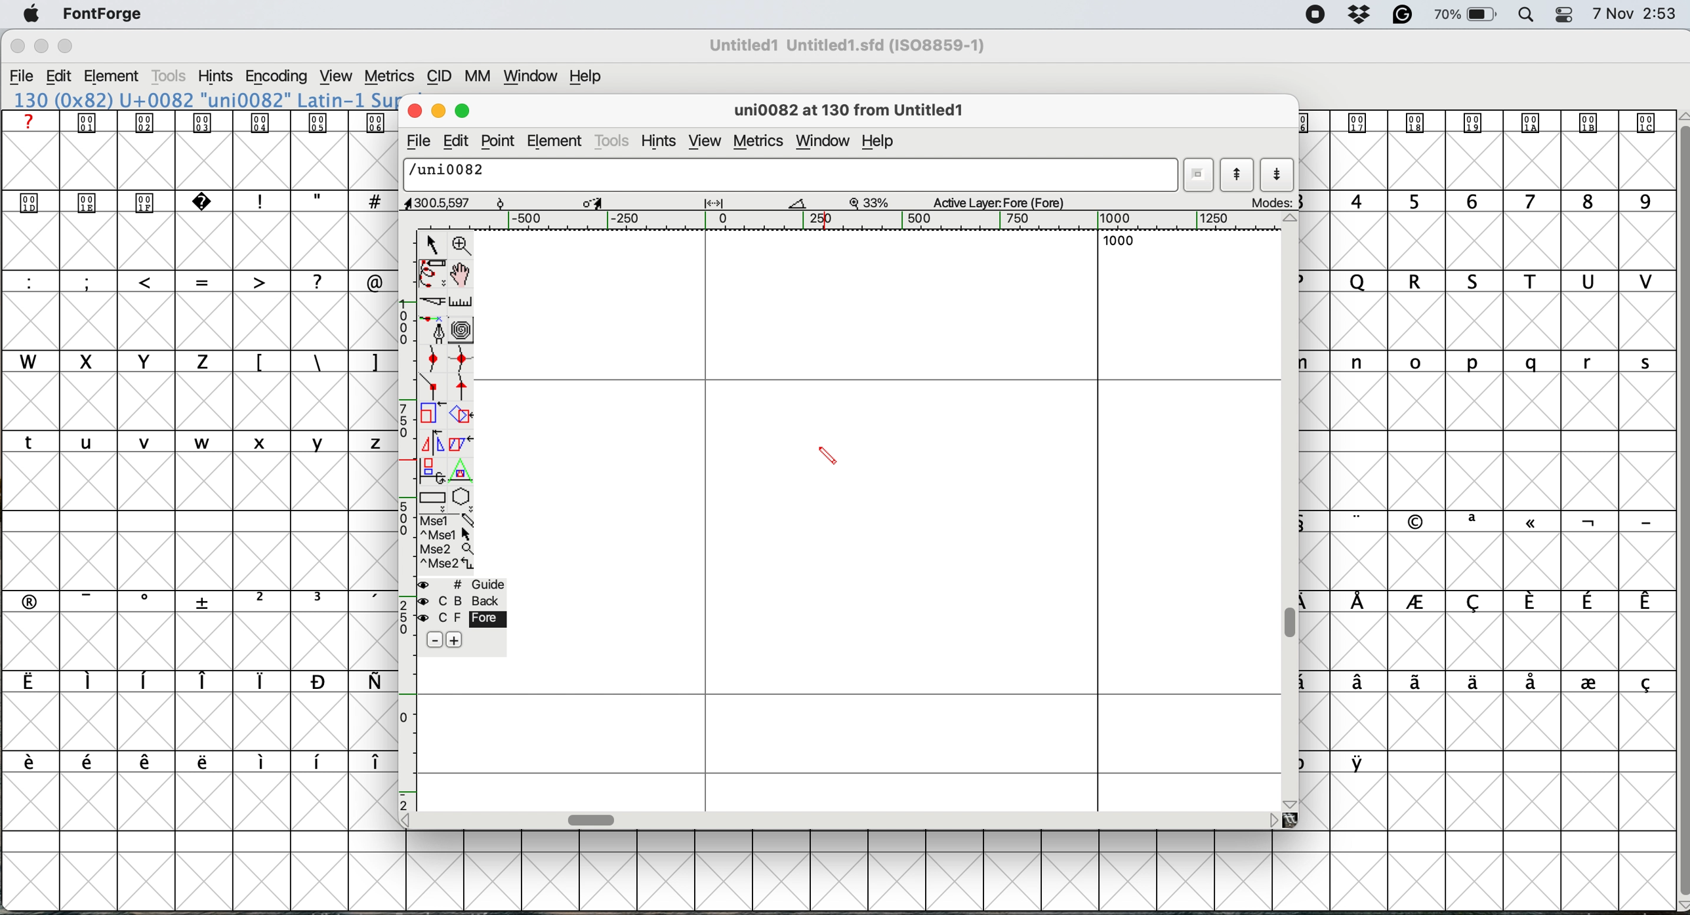  I want to click on edit, so click(65, 77).